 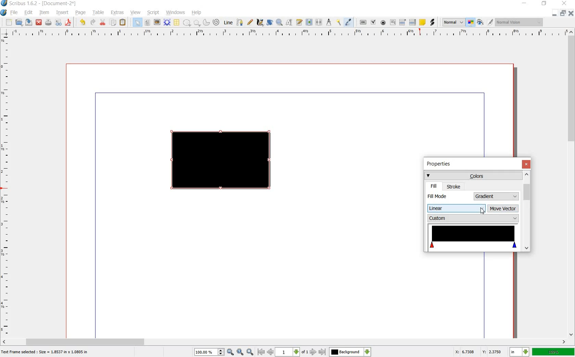 What do you see at coordinates (453, 23) in the screenshot?
I see `normal` at bounding box center [453, 23].